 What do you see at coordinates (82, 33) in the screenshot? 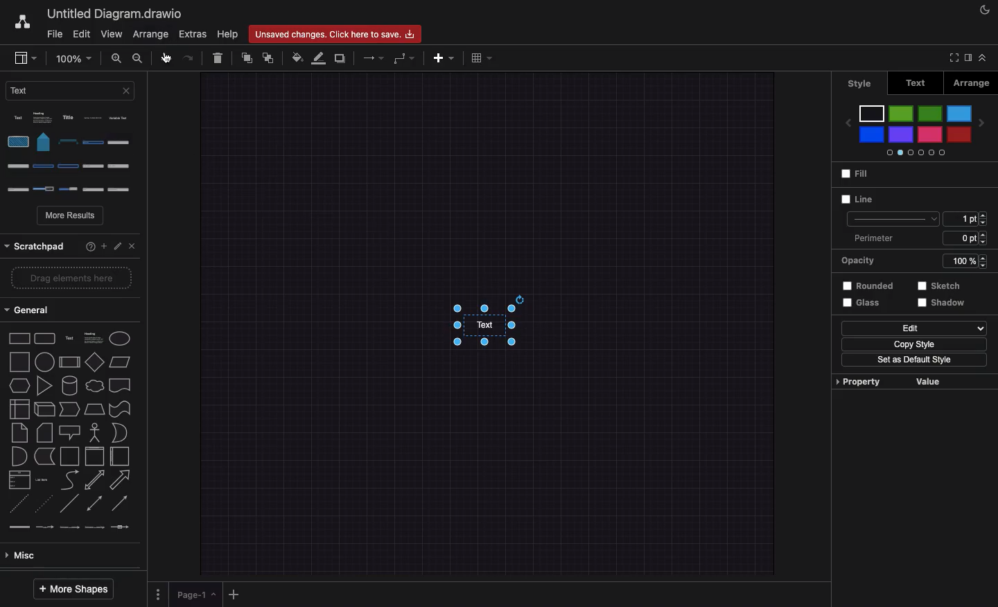
I see `Edit` at bounding box center [82, 33].